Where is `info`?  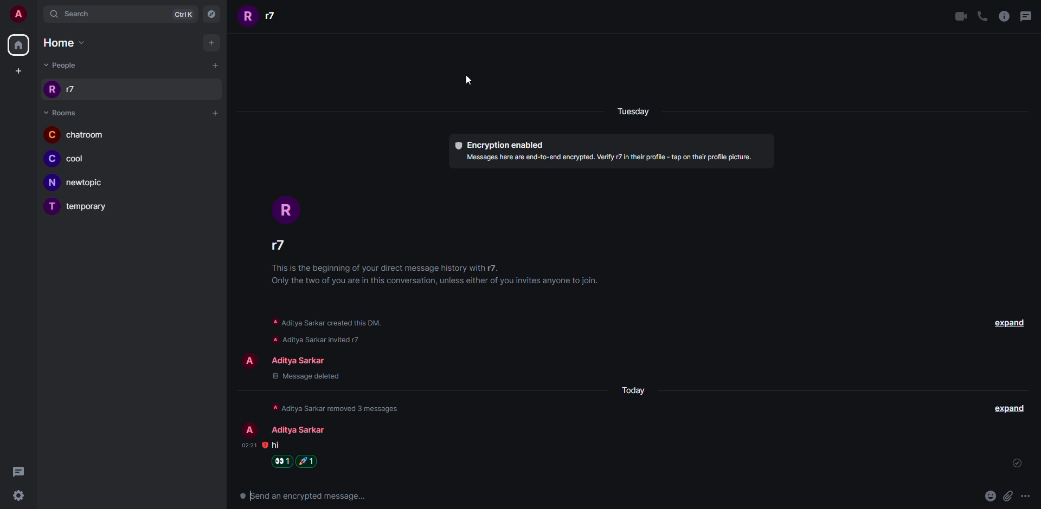
info is located at coordinates (326, 322).